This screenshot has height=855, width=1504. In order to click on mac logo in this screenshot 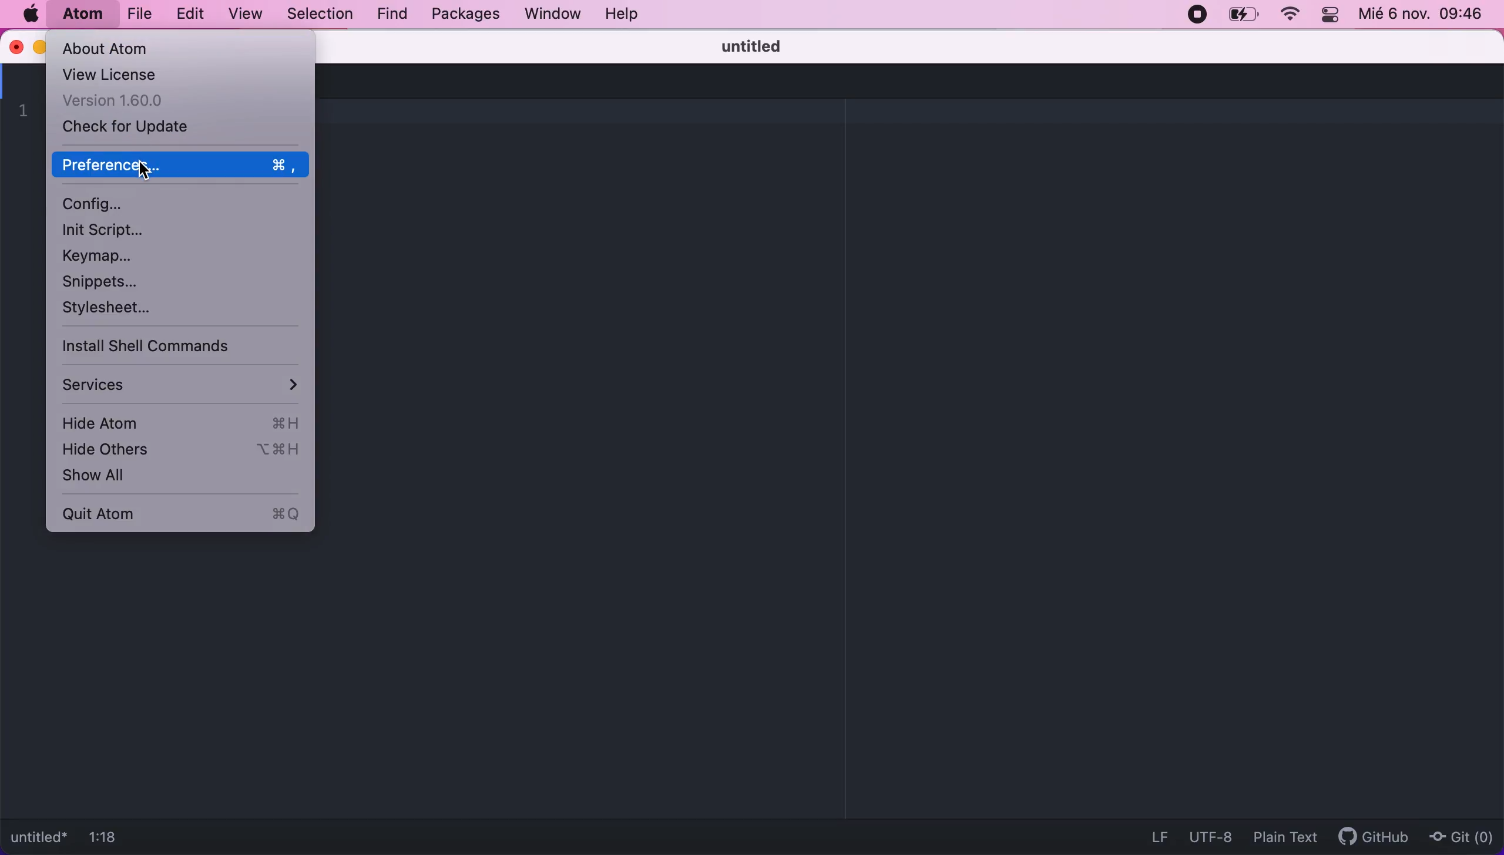, I will do `click(30, 15)`.